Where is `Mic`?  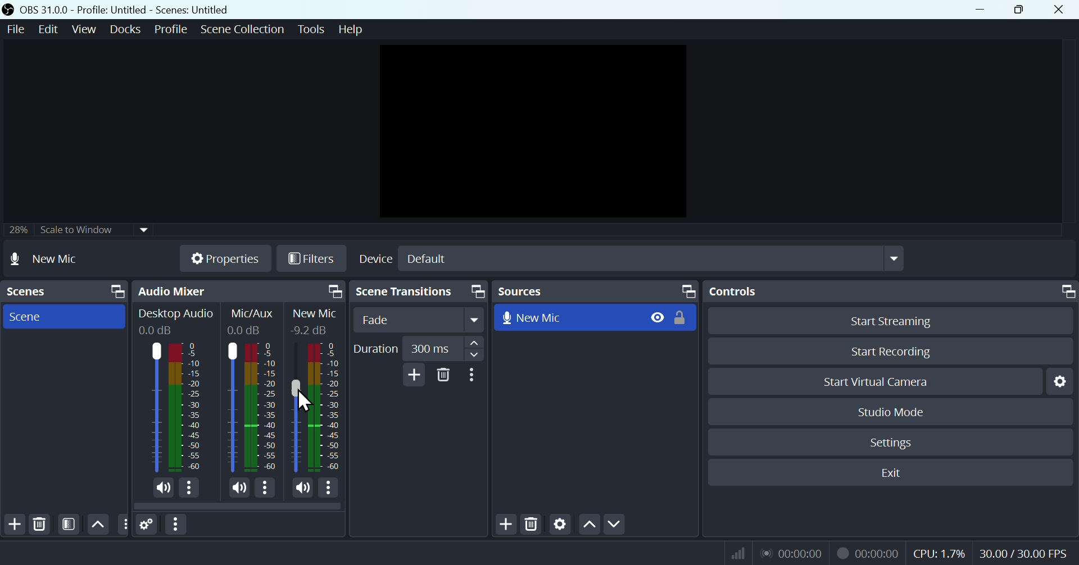 Mic is located at coordinates (329, 407).